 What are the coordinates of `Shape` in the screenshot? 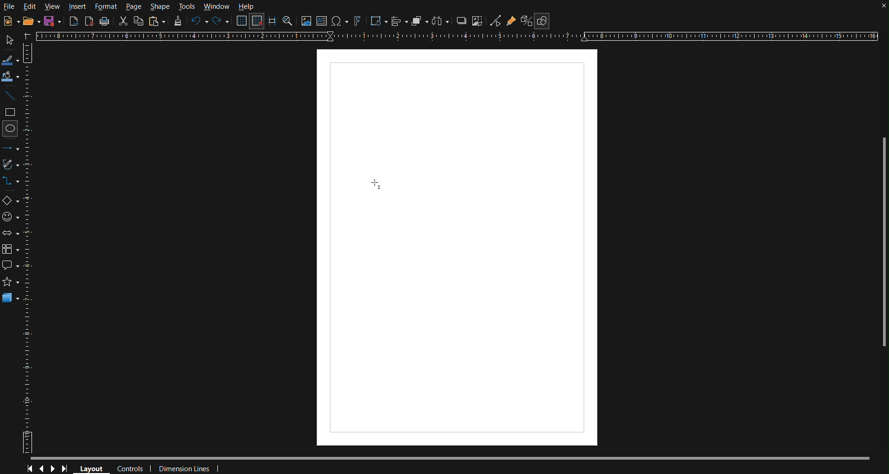 It's located at (160, 7).